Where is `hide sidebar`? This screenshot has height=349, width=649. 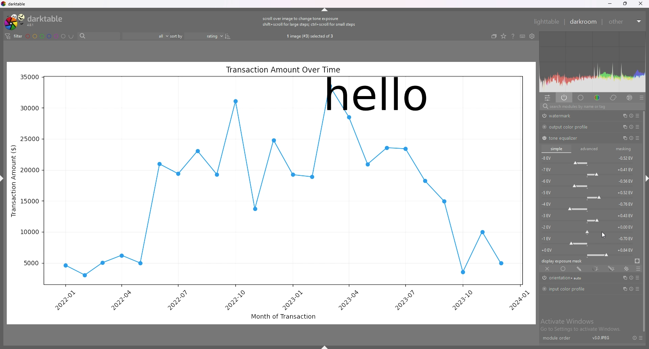
hide sidebar is located at coordinates (647, 179).